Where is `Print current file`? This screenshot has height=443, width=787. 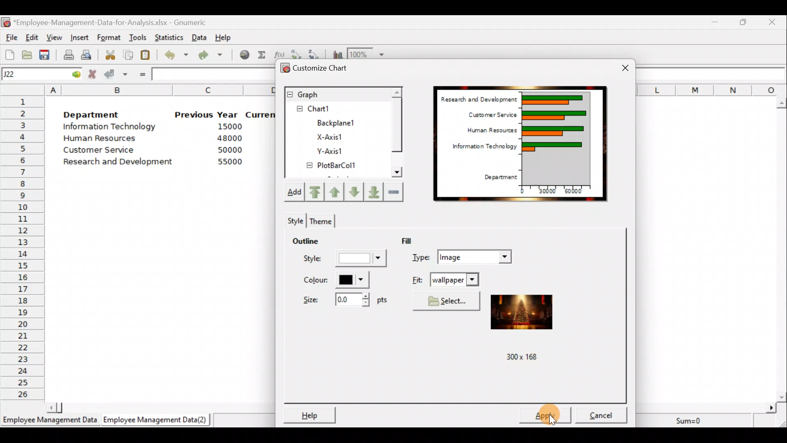
Print current file is located at coordinates (67, 53).